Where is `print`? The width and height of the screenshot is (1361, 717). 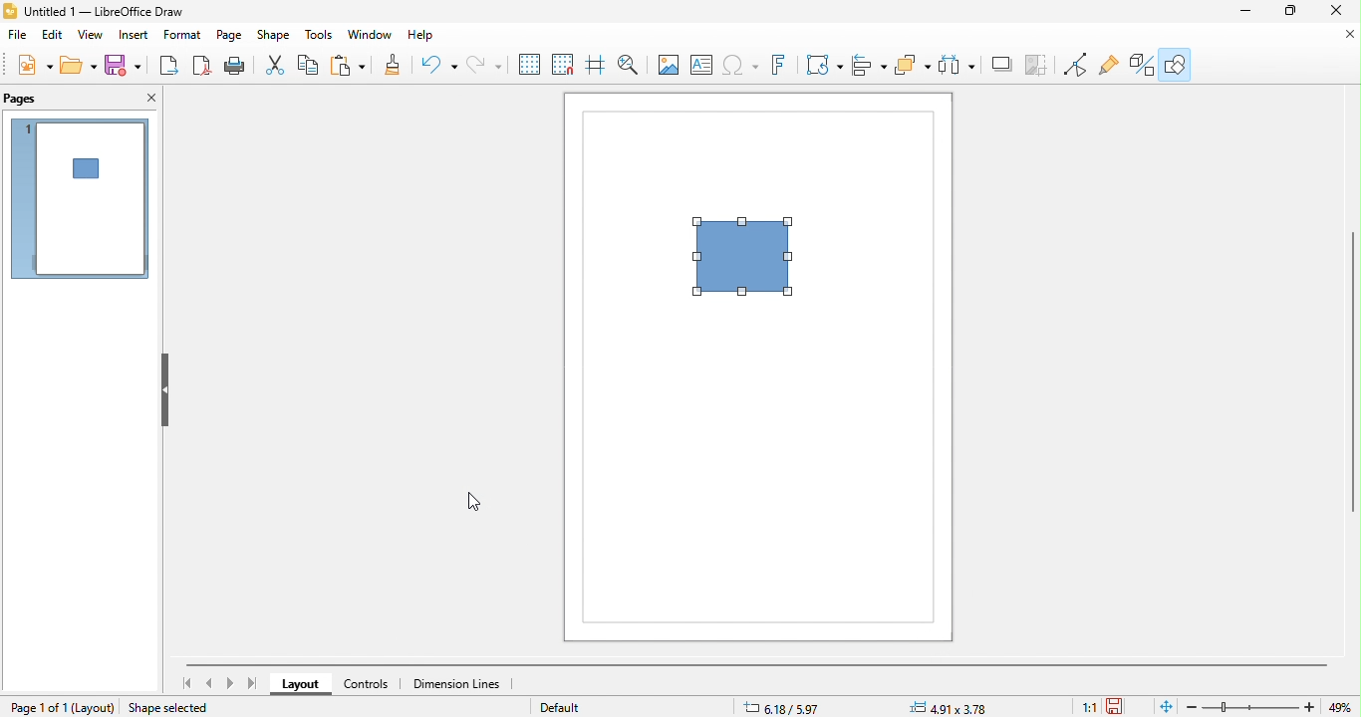 print is located at coordinates (234, 66).